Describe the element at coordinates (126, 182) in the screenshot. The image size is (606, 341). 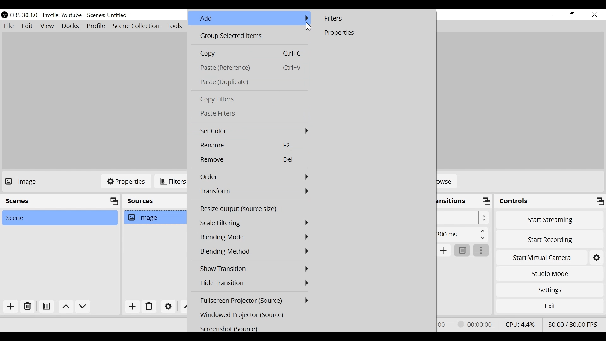
I see `Properties` at that location.